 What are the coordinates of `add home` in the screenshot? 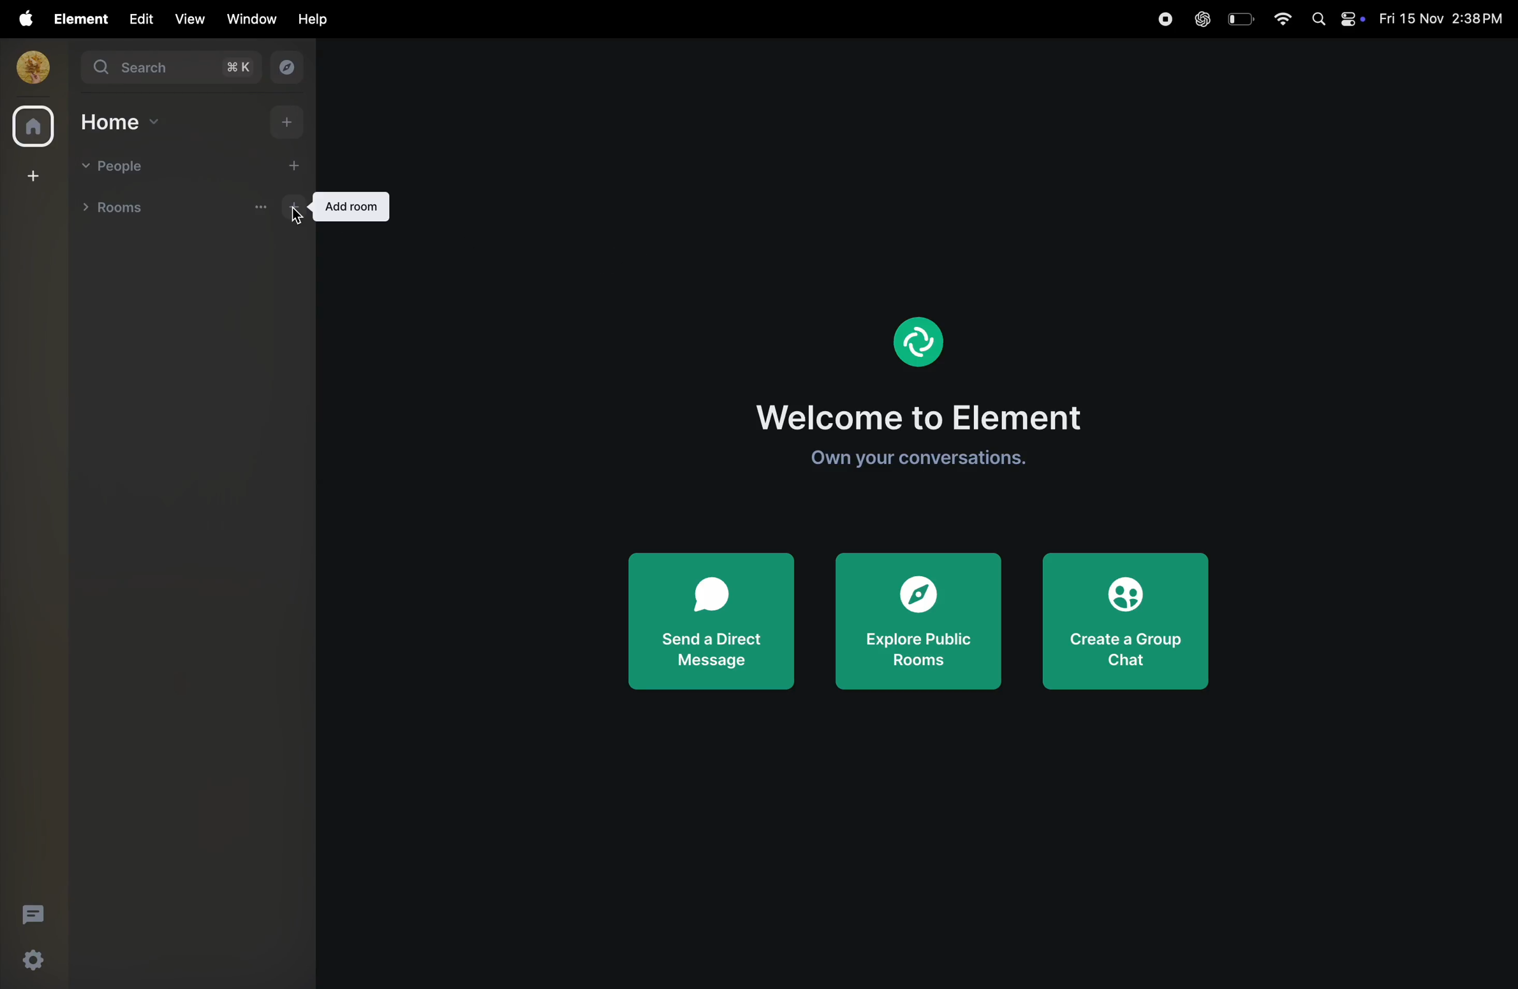 It's located at (290, 121).